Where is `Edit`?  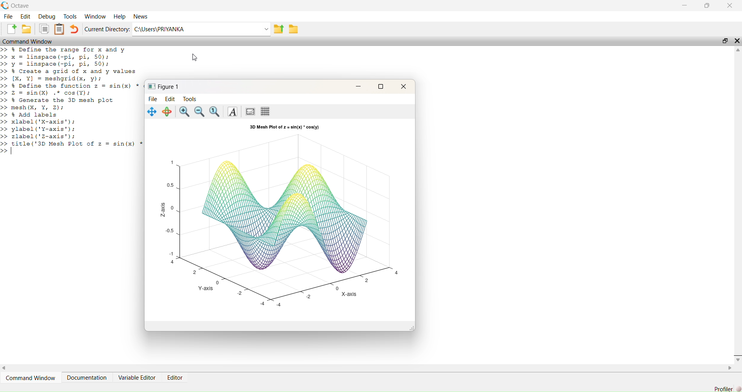 Edit is located at coordinates (170, 98).